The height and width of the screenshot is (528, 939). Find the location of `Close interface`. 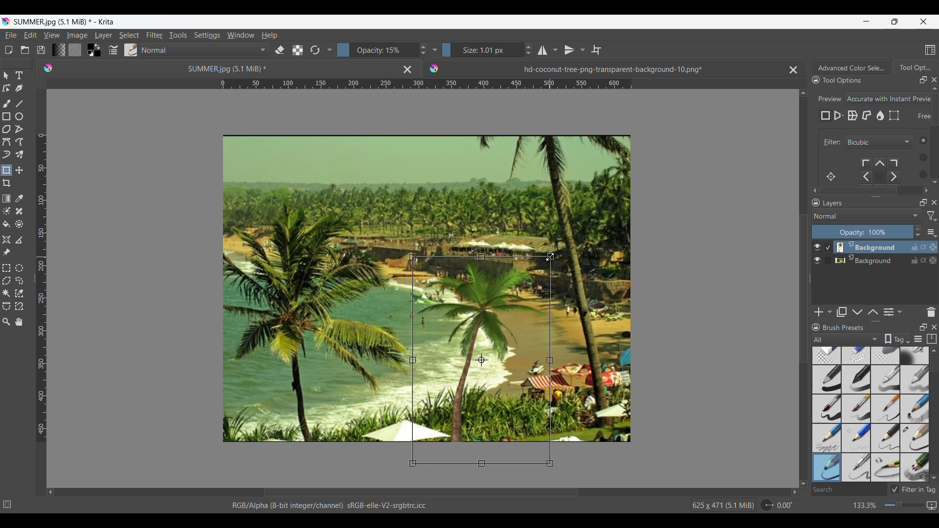

Close interface is located at coordinates (923, 22).